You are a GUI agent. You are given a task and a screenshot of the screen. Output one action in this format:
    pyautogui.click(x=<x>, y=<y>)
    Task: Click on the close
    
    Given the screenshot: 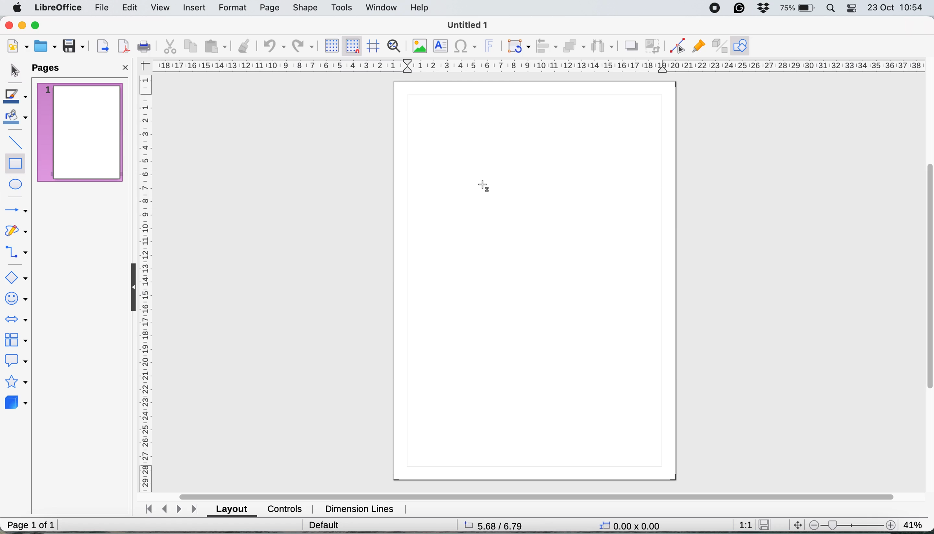 What is the action you would take?
    pyautogui.click(x=126, y=67)
    